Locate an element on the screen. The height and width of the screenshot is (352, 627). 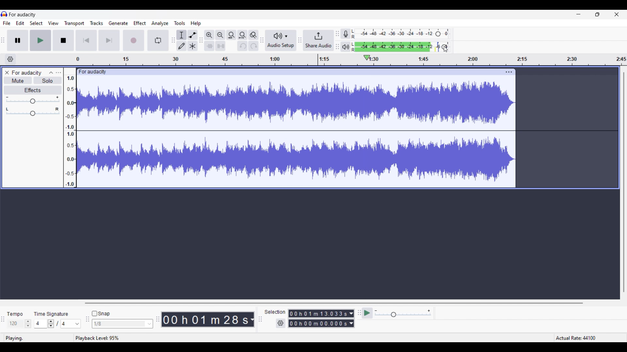
Horizontal slide bar is located at coordinates (333, 303).